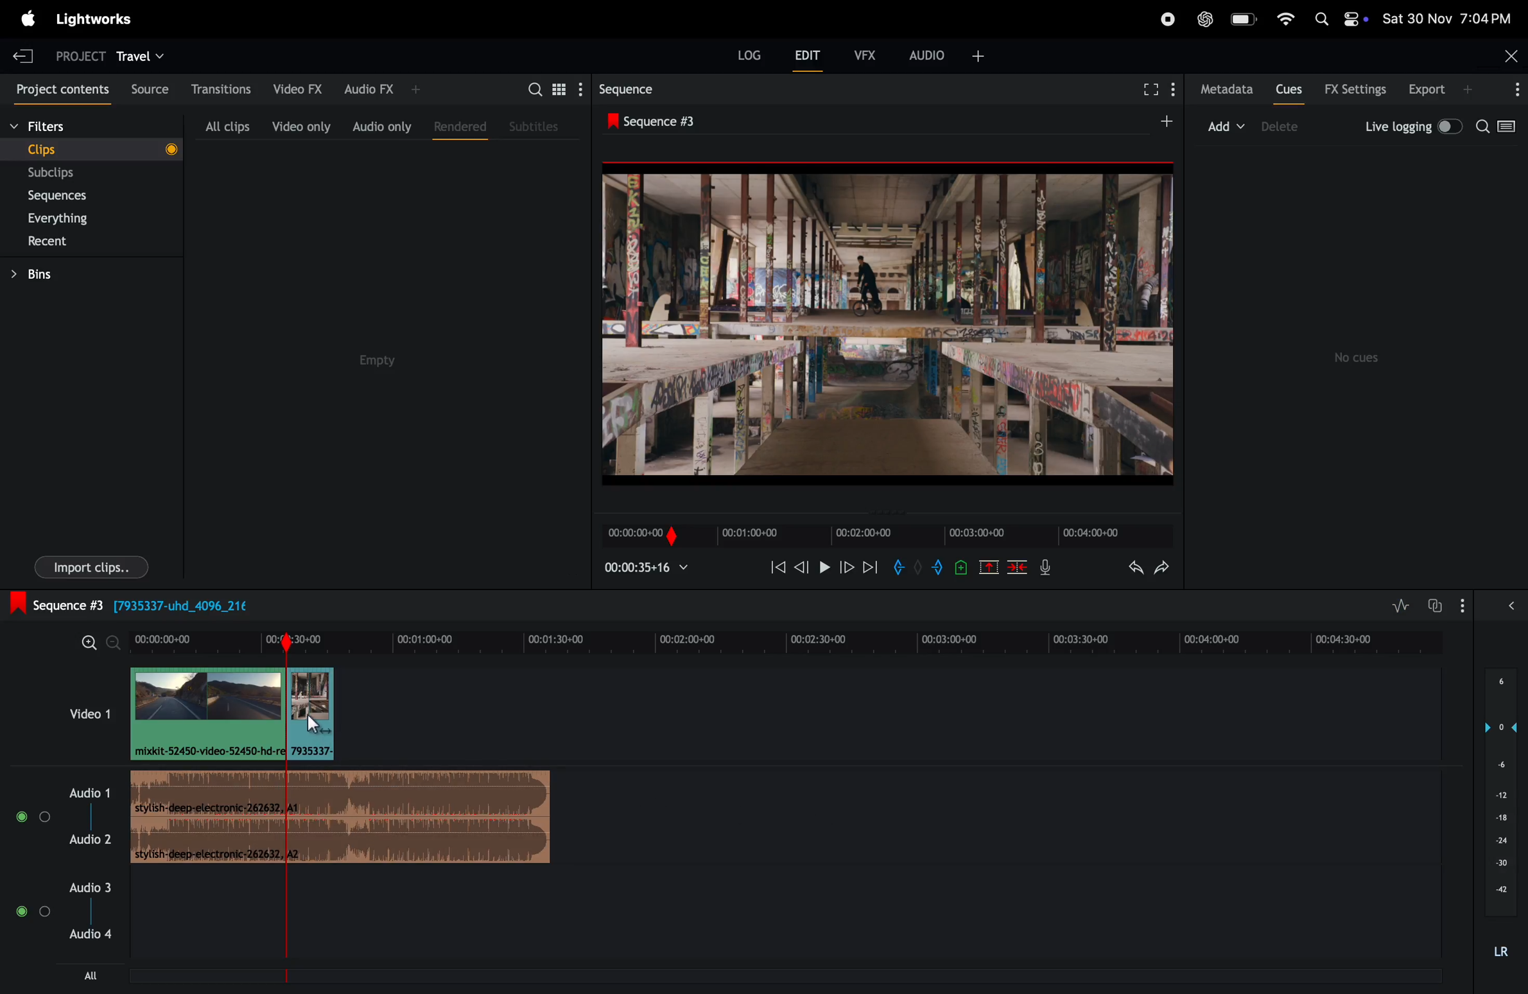  Describe the element at coordinates (1505, 950) in the screenshot. I see `LR` at that location.